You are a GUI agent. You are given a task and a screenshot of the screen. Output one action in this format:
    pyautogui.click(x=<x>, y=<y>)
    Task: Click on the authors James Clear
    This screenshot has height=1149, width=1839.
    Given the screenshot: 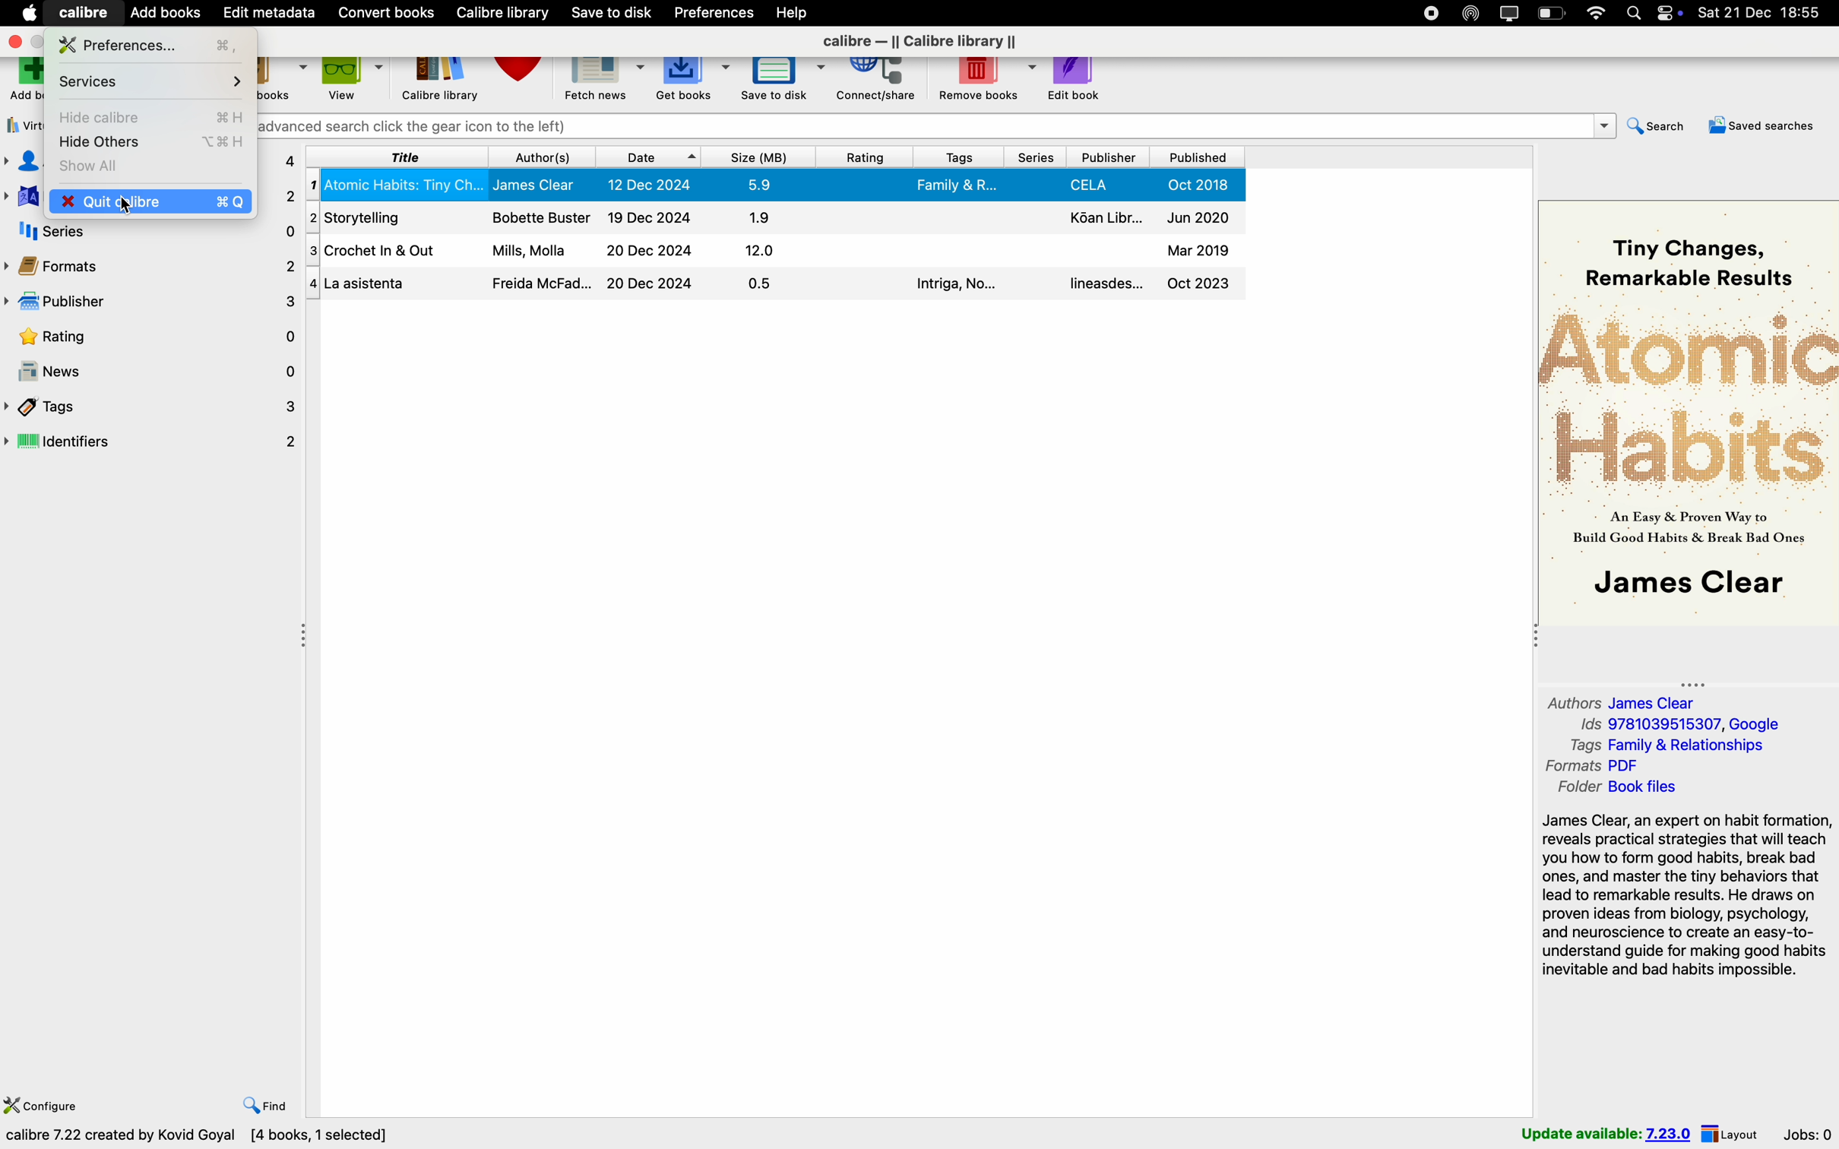 What is the action you would take?
    pyautogui.click(x=1622, y=701)
    